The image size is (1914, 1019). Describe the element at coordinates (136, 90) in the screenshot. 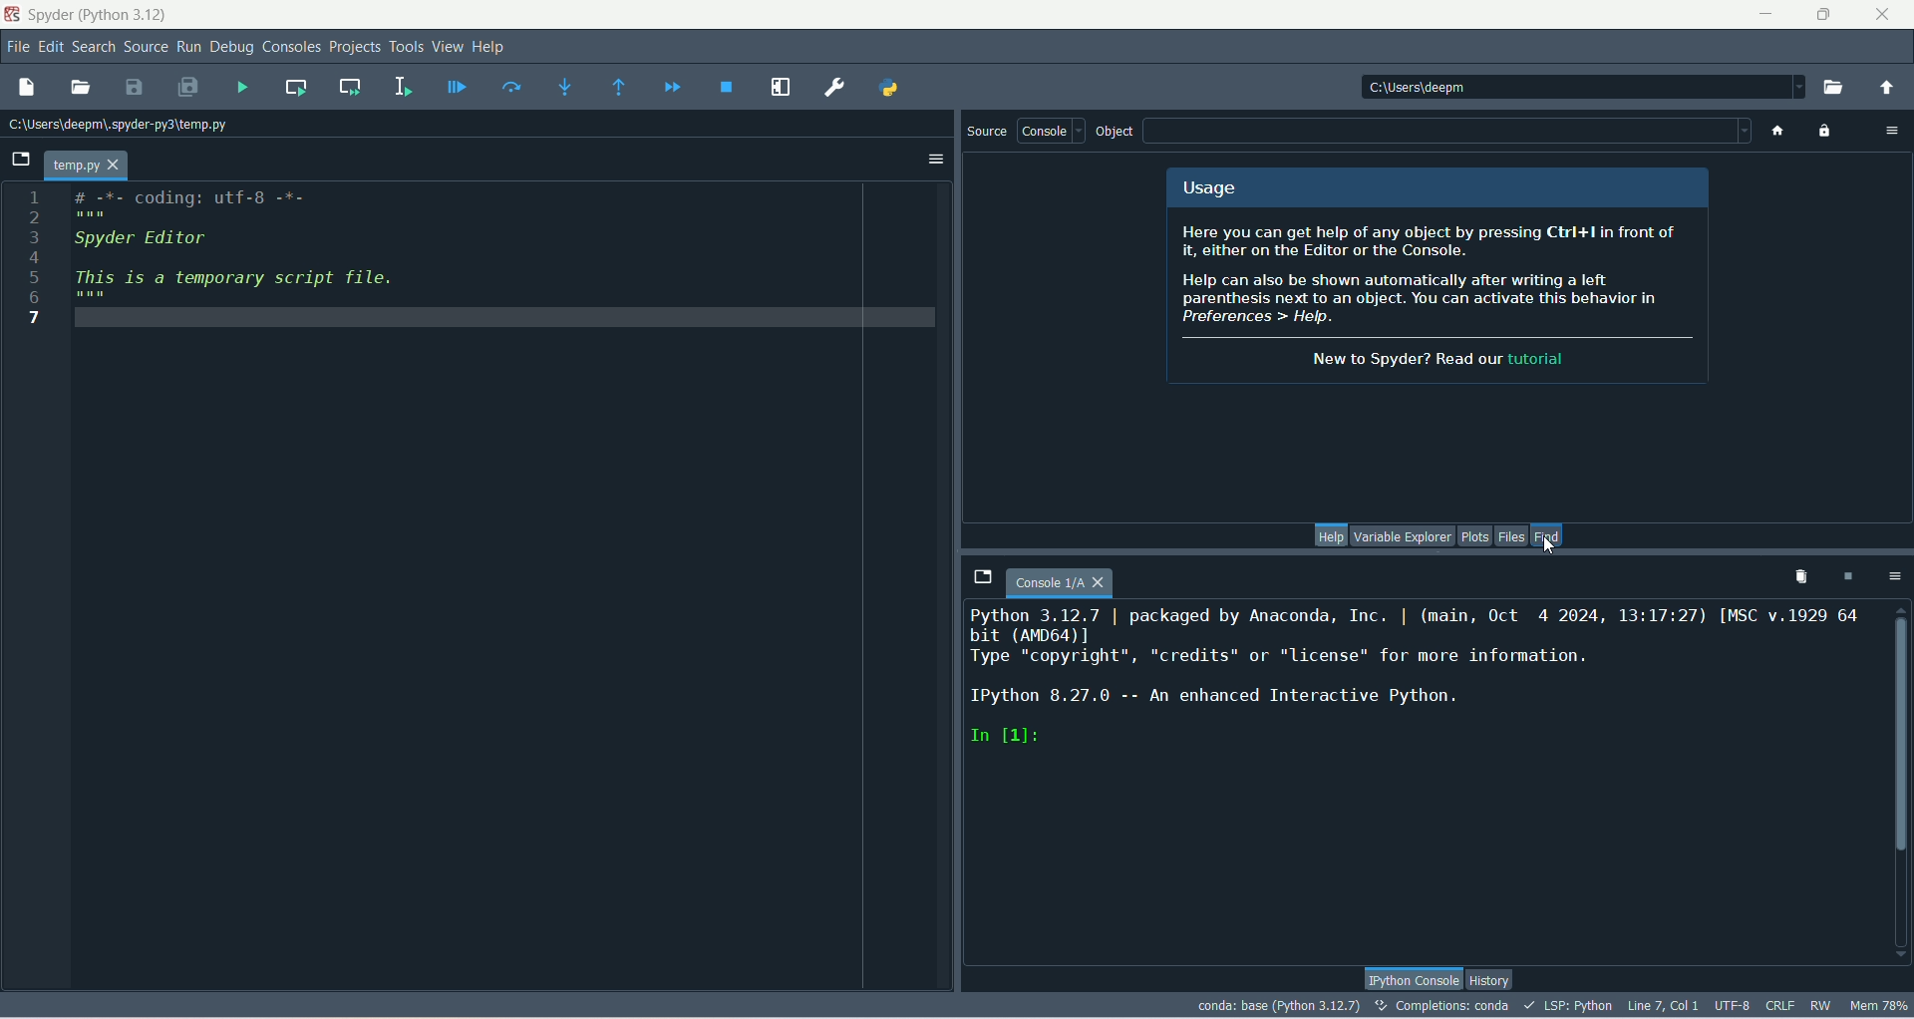

I see `save` at that location.